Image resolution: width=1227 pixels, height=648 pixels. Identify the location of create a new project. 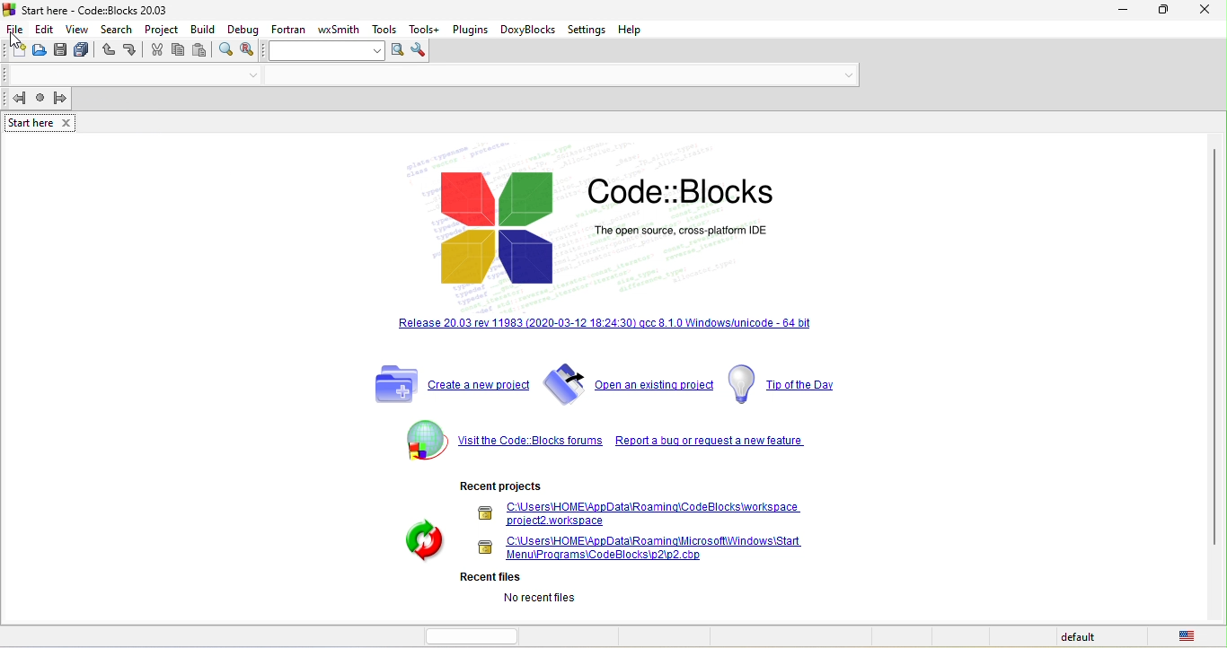
(447, 384).